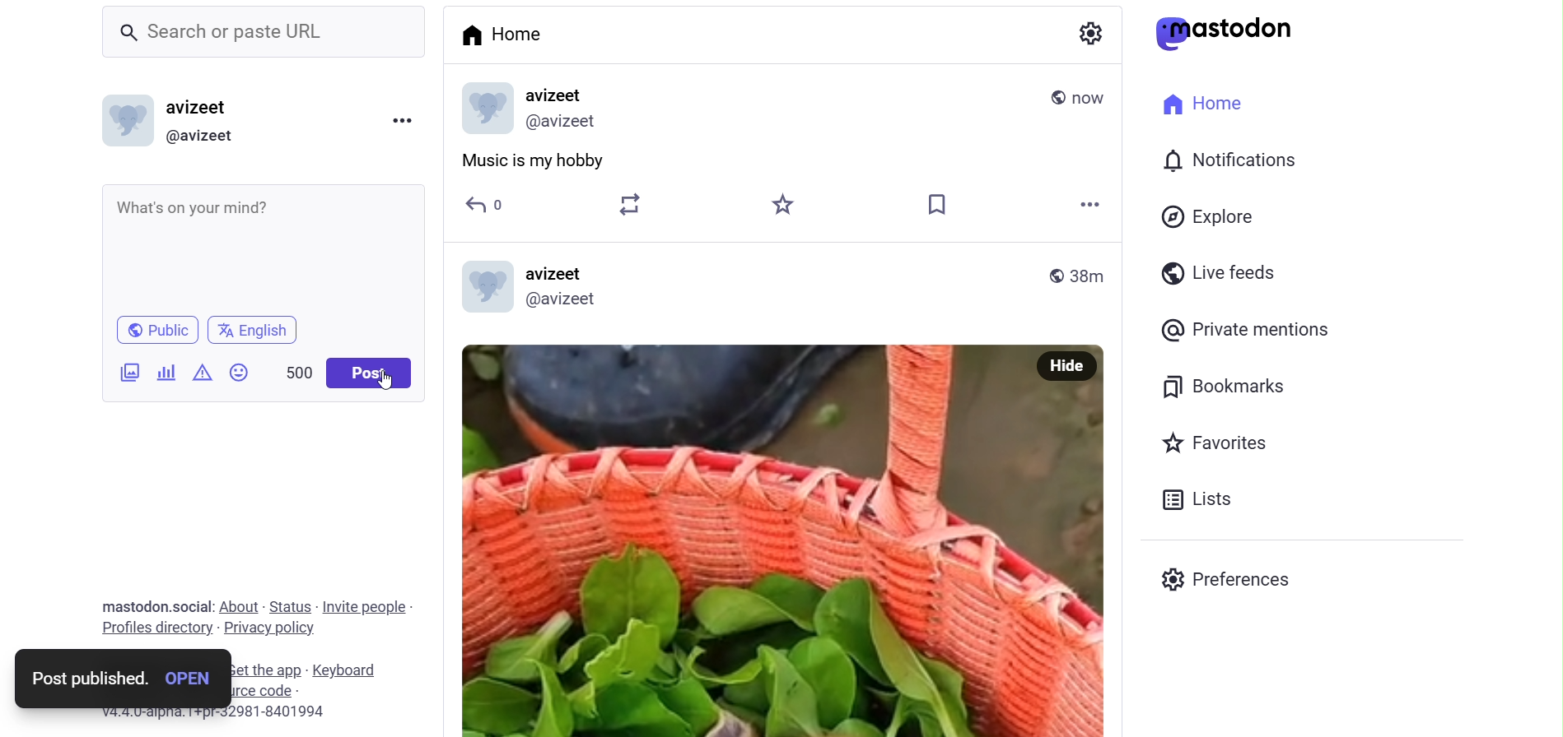 This screenshot has height=737, width=1563. I want to click on Post published, so click(86, 679).